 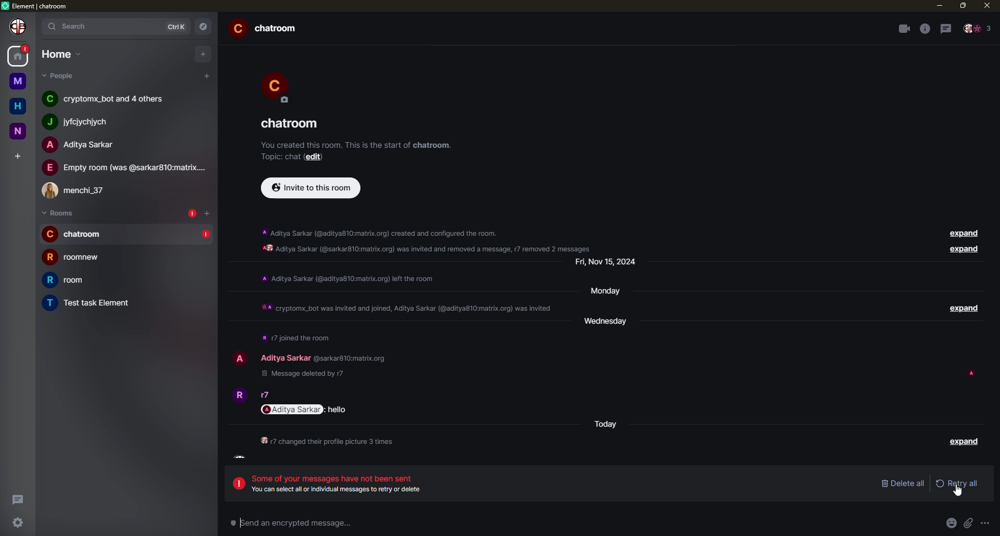 What do you see at coordinates (970, 522) in the screenshot?
I see `attach` at bounding box center [970, 522].